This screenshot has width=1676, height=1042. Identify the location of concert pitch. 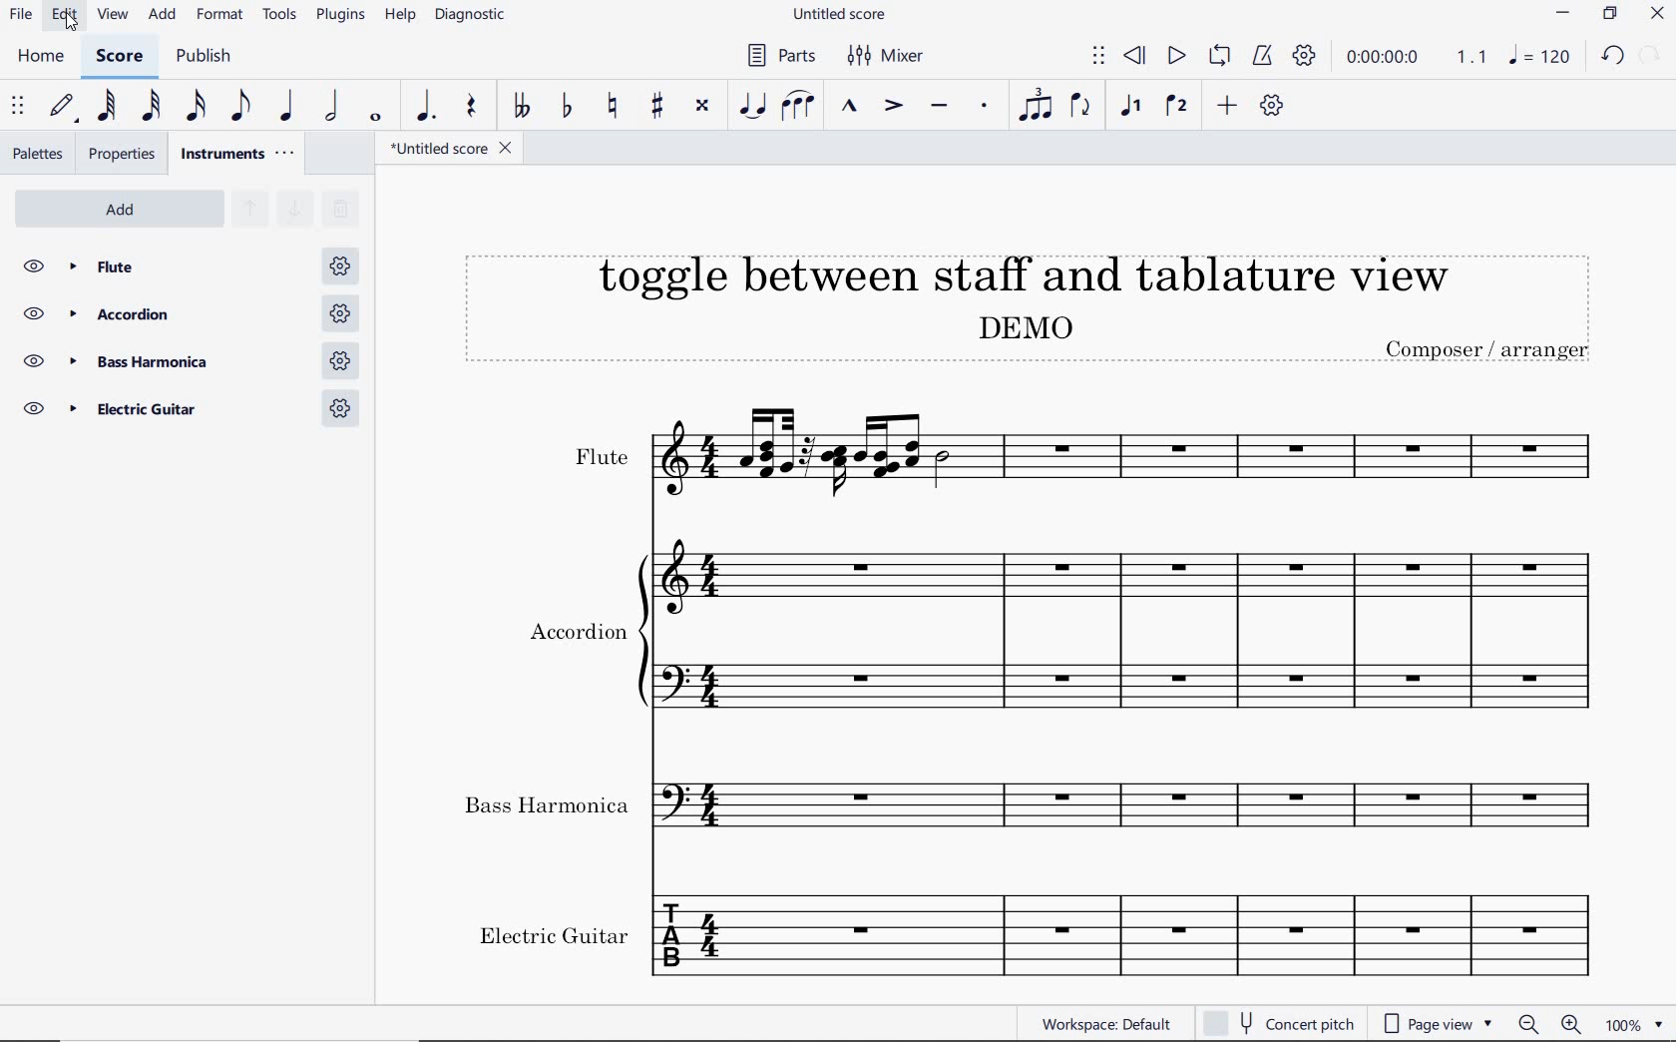
(1279, 1023).